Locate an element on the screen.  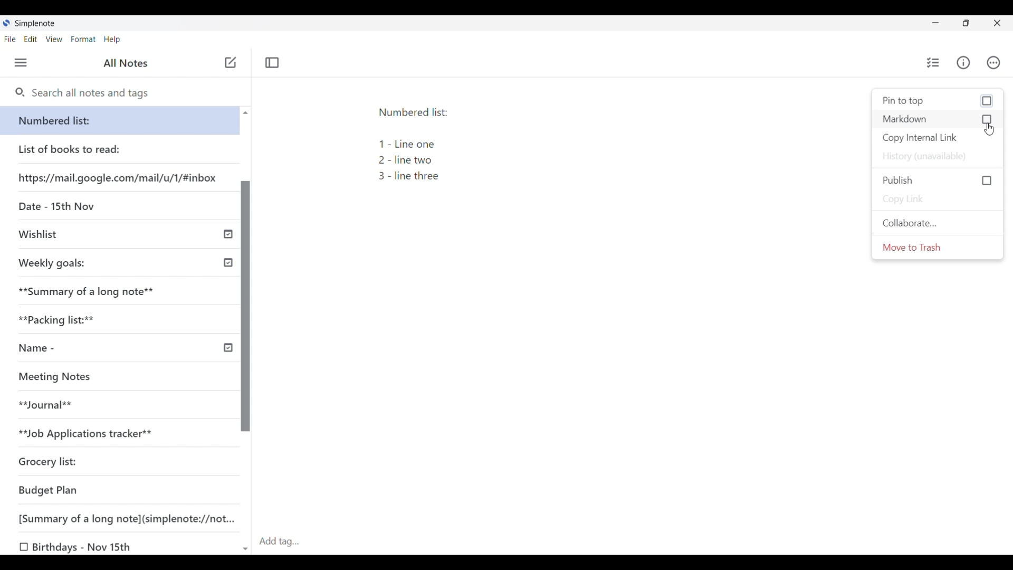
Grocery list: is located at coordinates (61, 464).